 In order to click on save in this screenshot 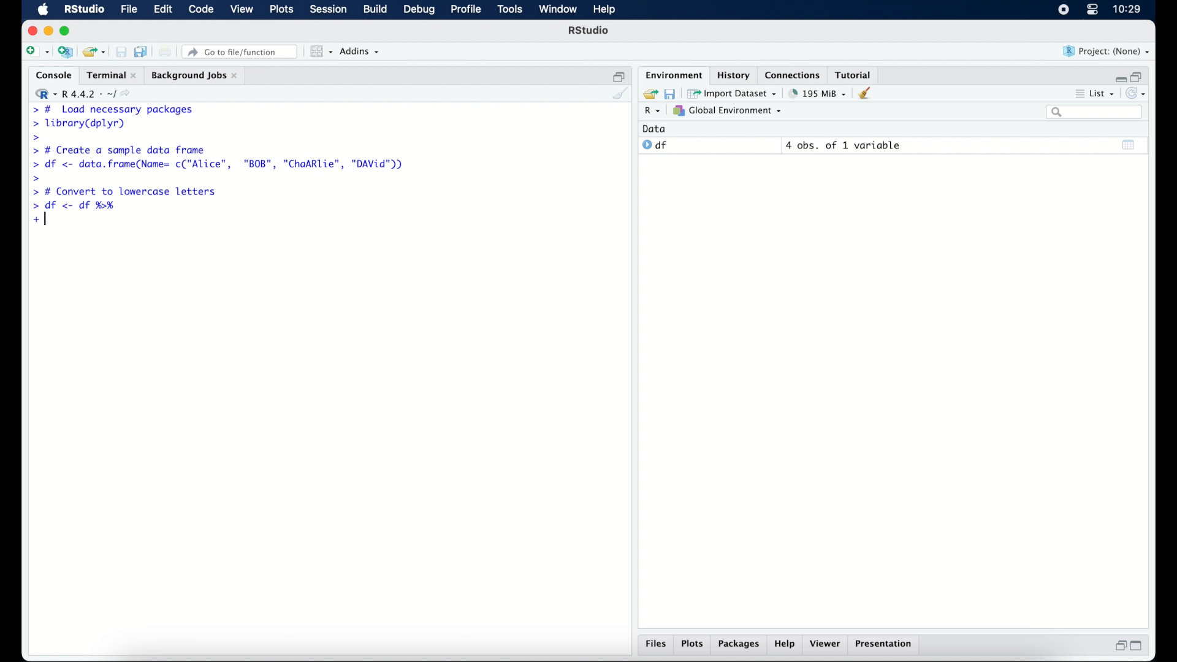, I will do `click(669, 93)`.